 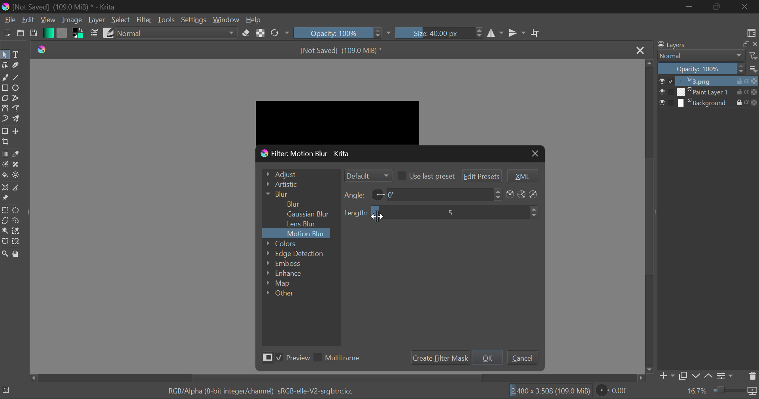 I want to click on Text, so click(x=17, y=54).